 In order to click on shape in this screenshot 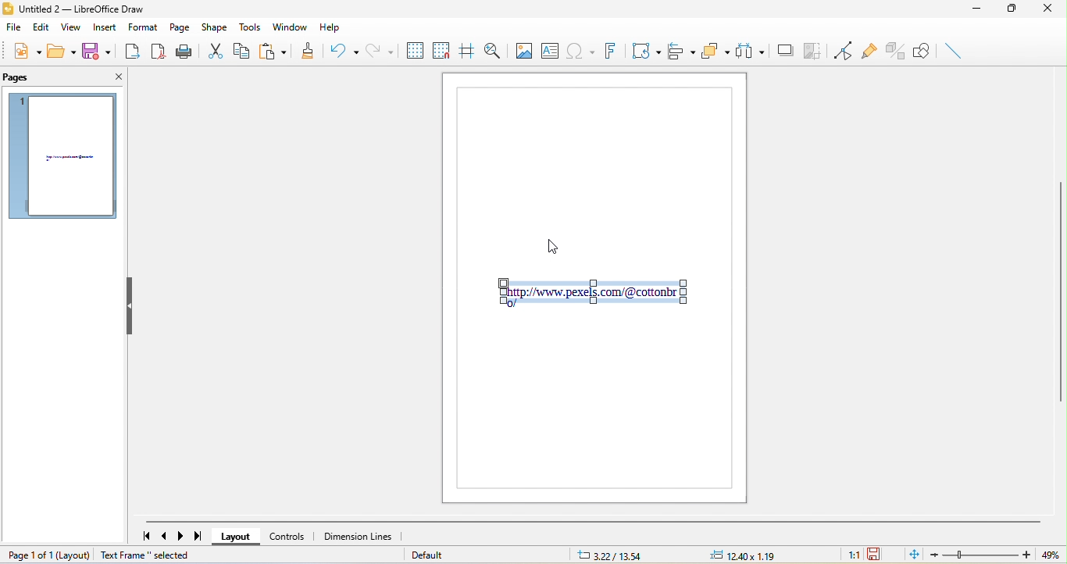, I will do `click(214, 27)`.